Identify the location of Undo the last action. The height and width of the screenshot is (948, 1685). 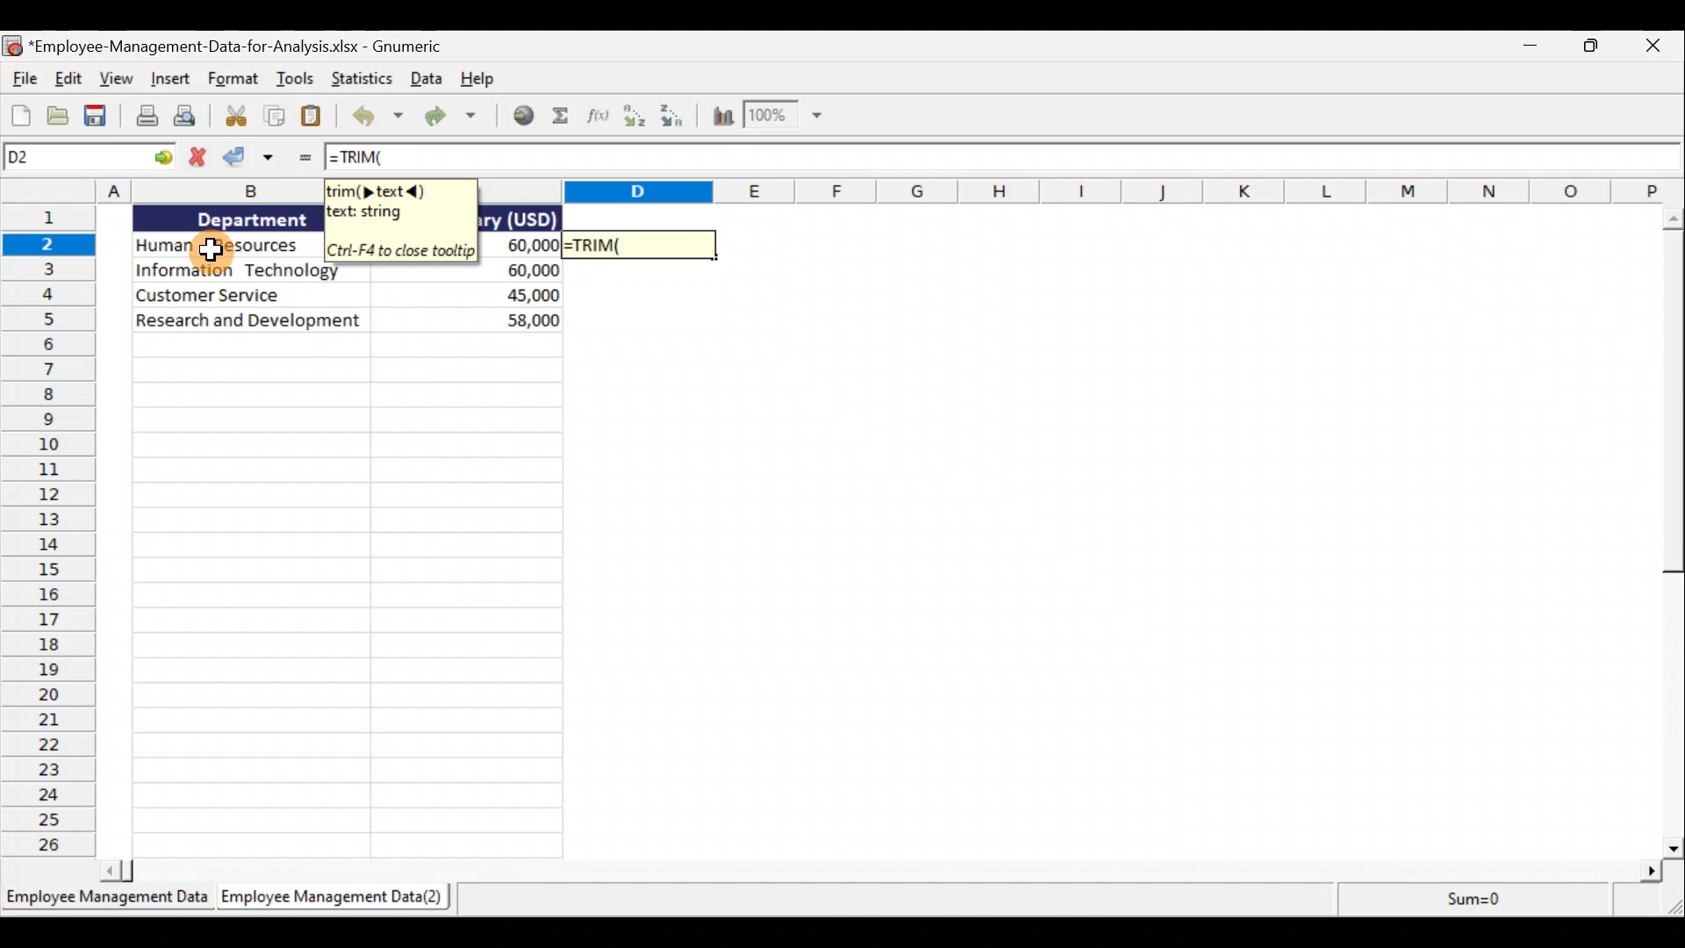
(376, 118).